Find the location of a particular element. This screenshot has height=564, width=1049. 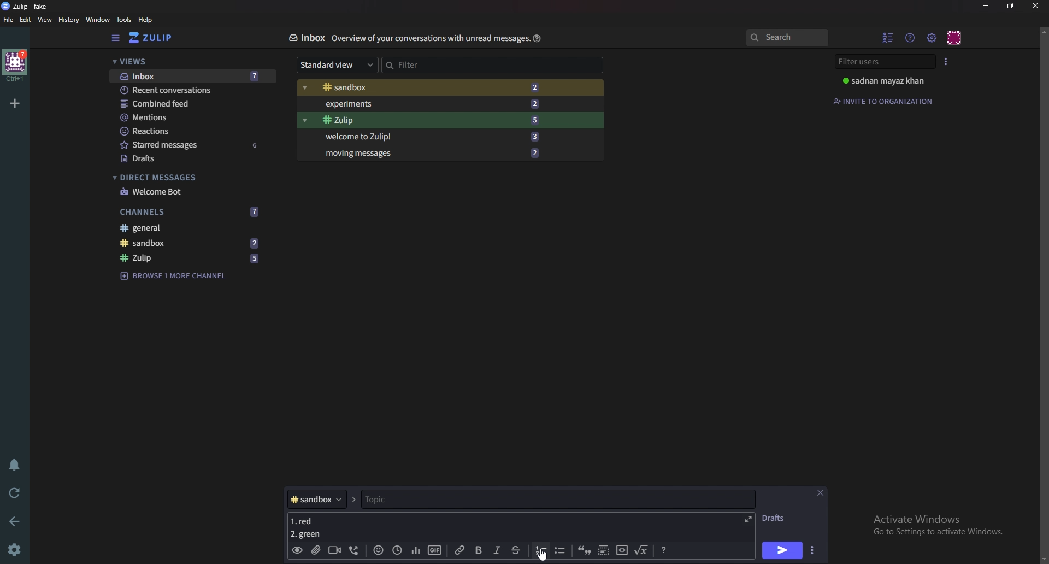

Settings is located at coordinates (16, 549).